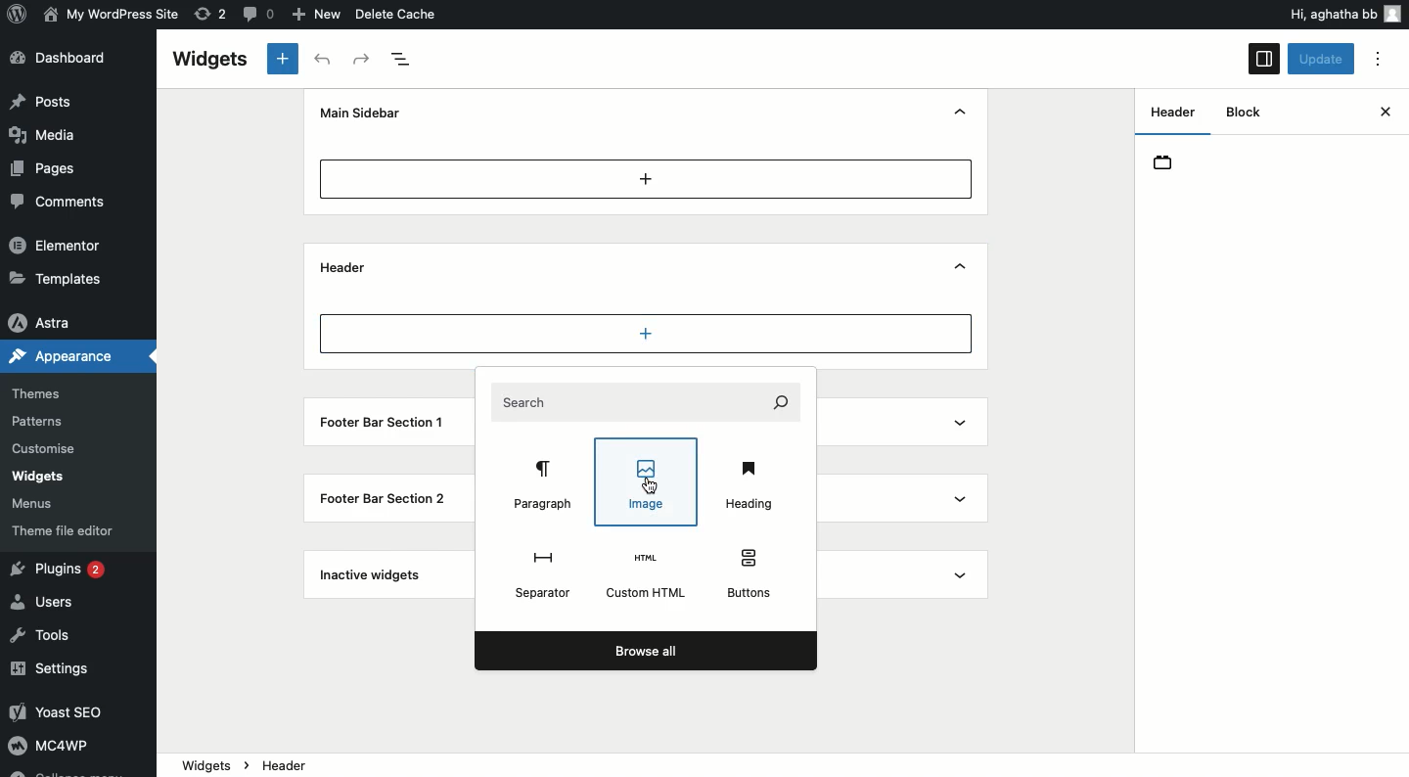  What do you see at coordinates (363, 60) in the screenshot?
I see `Redo` at bounding box center [363, 60].